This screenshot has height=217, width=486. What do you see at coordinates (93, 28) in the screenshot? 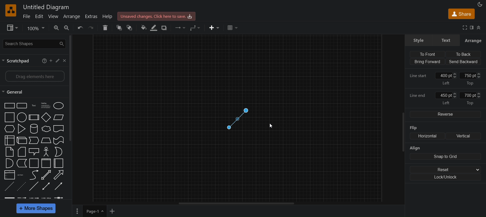
I see `redo` at bounding box center [93, 28].